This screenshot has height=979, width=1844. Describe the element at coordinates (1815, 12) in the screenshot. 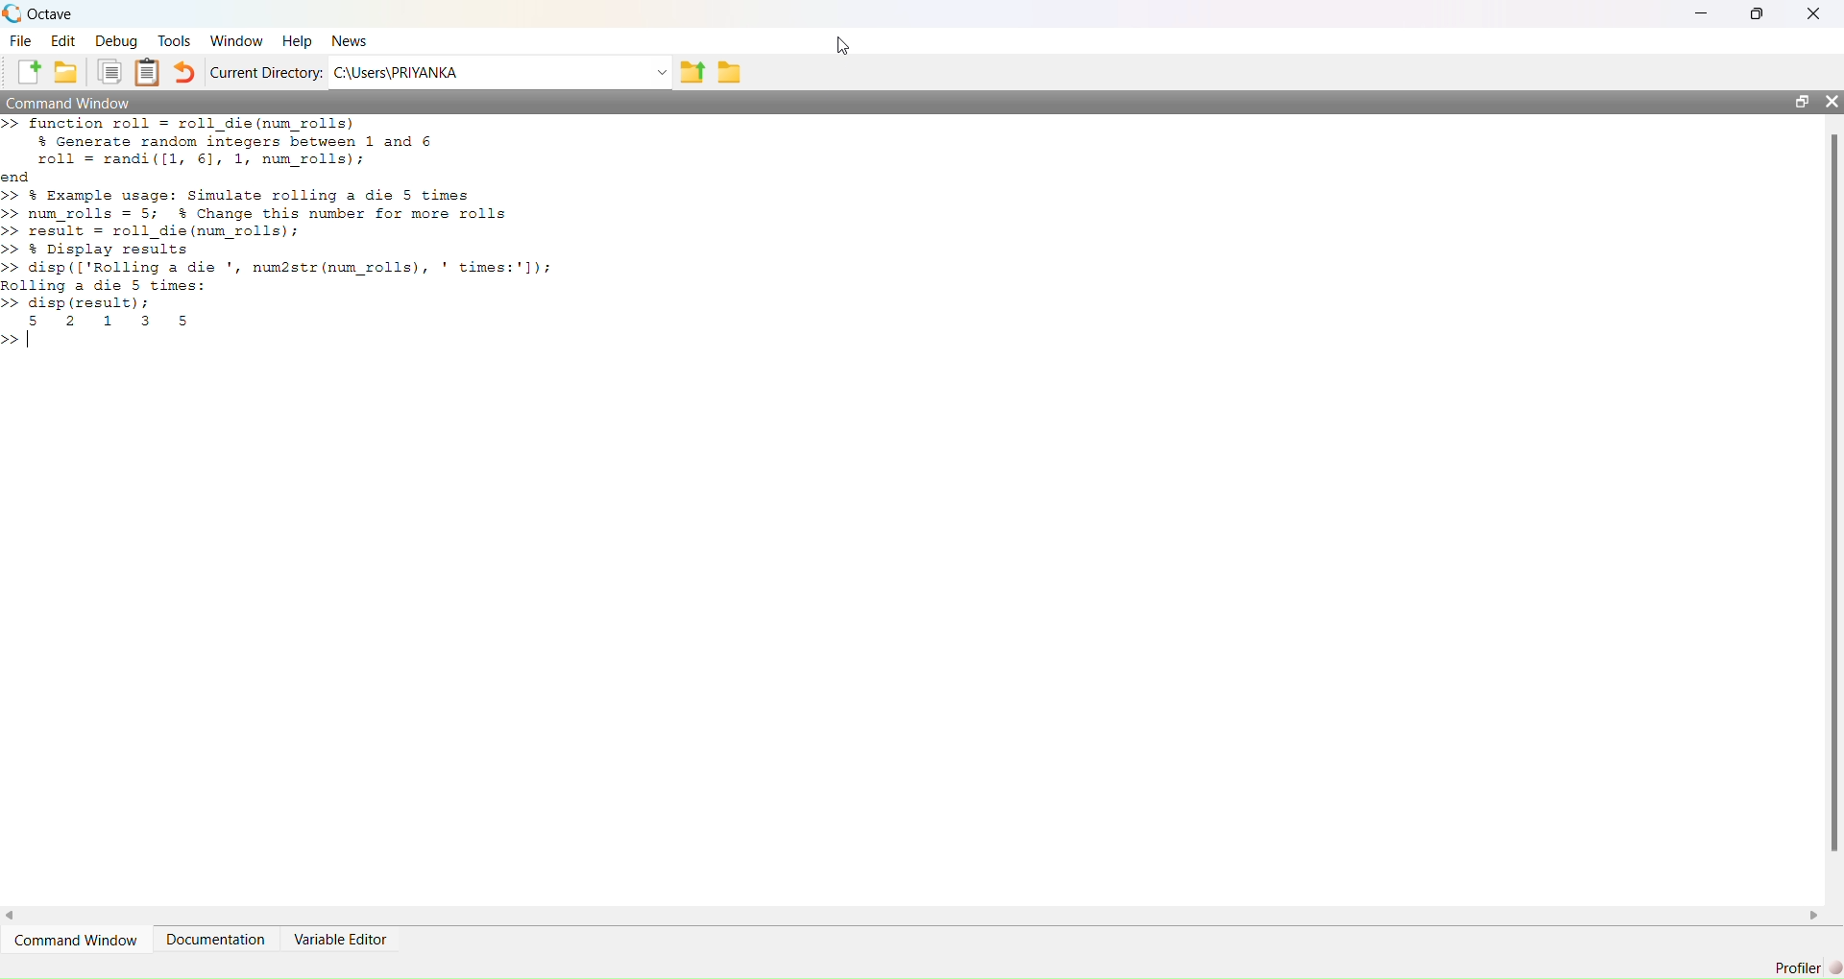

I see `close` at that location.